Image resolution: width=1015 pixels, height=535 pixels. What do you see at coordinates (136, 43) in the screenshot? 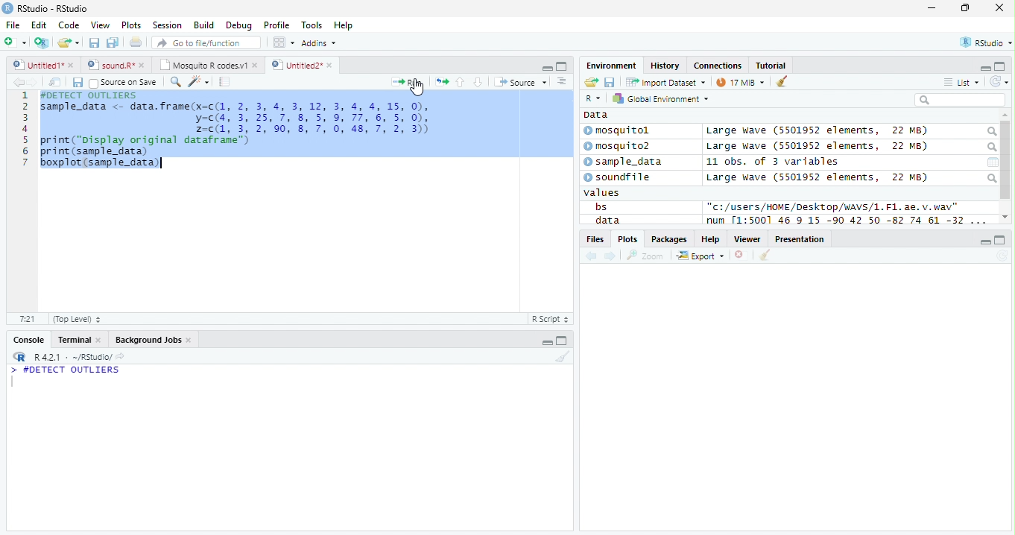
I see `Print` at bounding box center [136, 43].